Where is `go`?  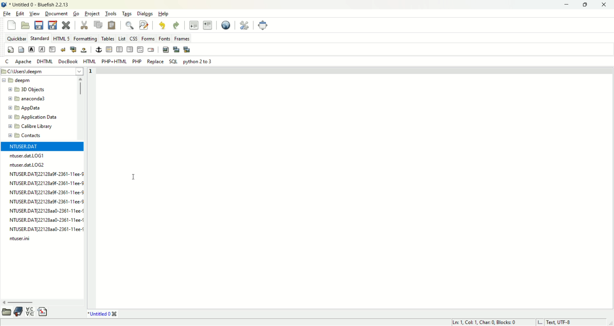 go is located at coordinates (76, 14).